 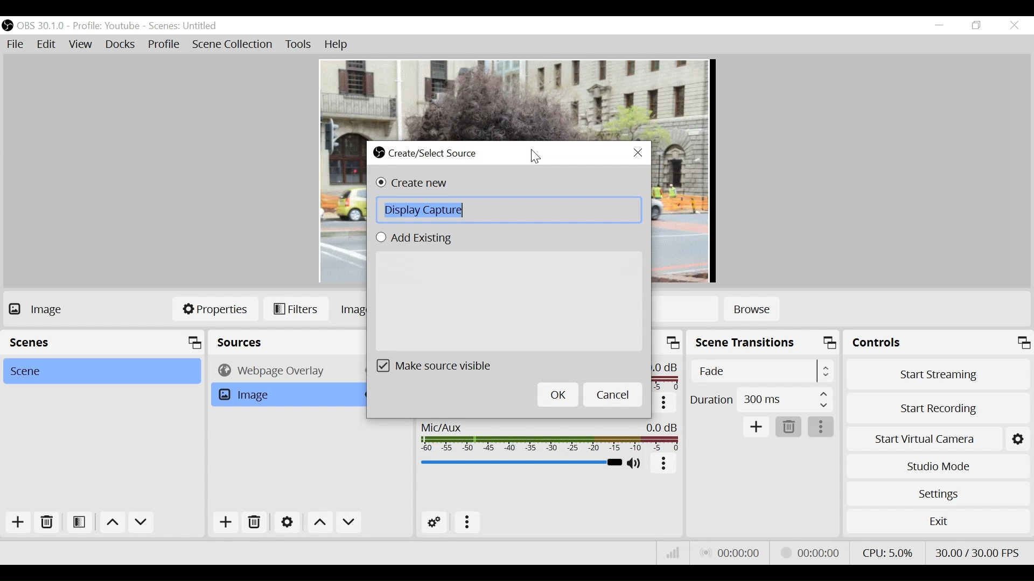 What do you see at coordinates (338, 45) in the screenshot?
I see `Help` at bounding box center [338, 45].